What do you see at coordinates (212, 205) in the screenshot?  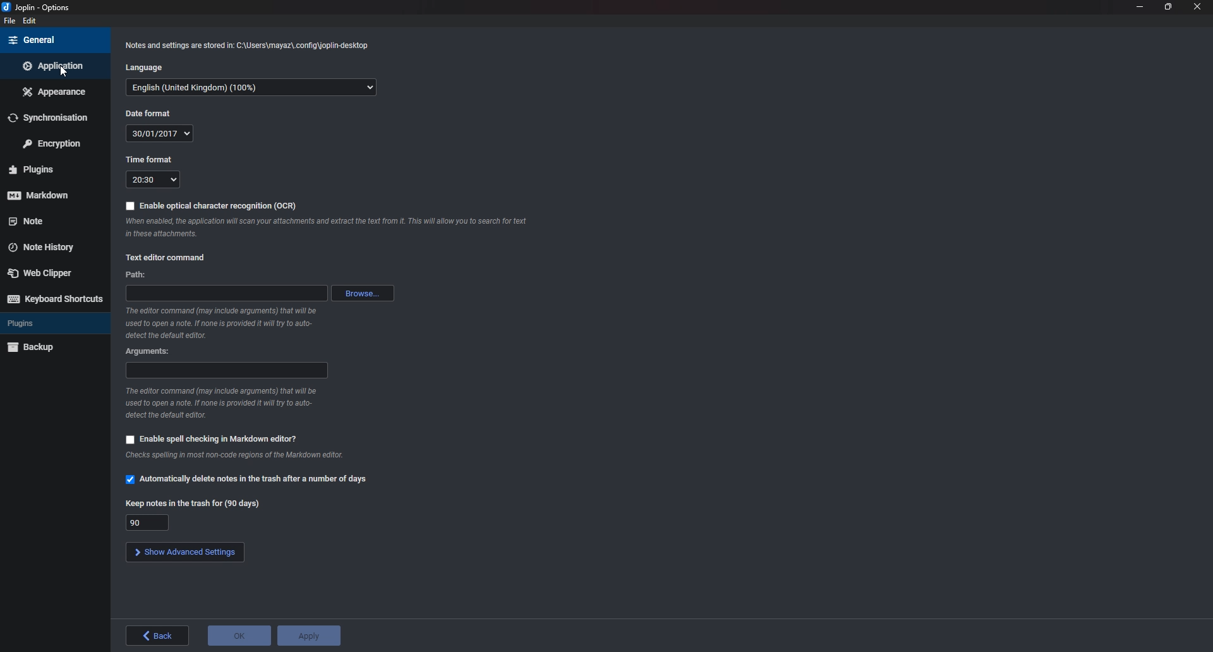 I see `Enable ocr` at bounding box center [212, 205].